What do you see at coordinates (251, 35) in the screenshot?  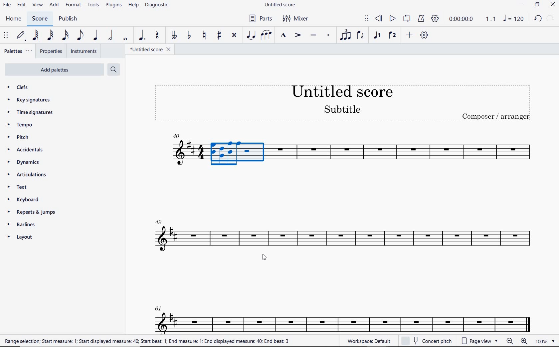 I see `TIE` at bounding box center [251, 35].